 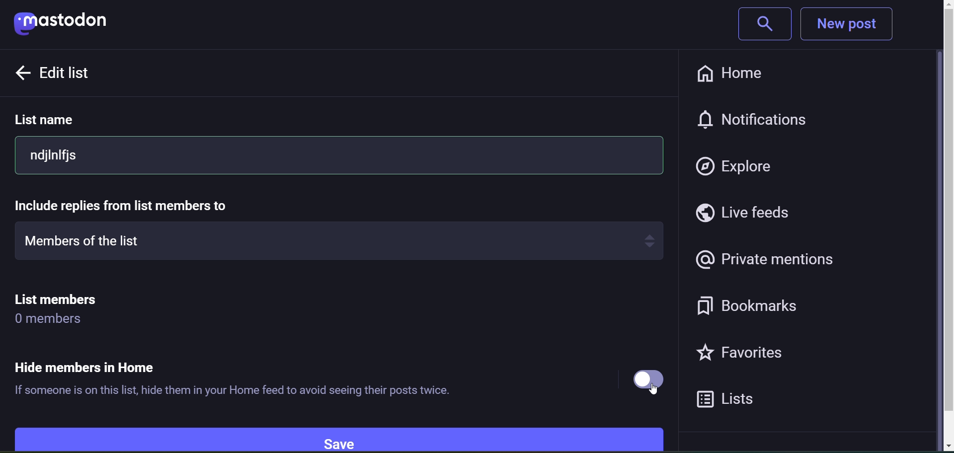 I want to click on new post, so click(x=856, y=25).